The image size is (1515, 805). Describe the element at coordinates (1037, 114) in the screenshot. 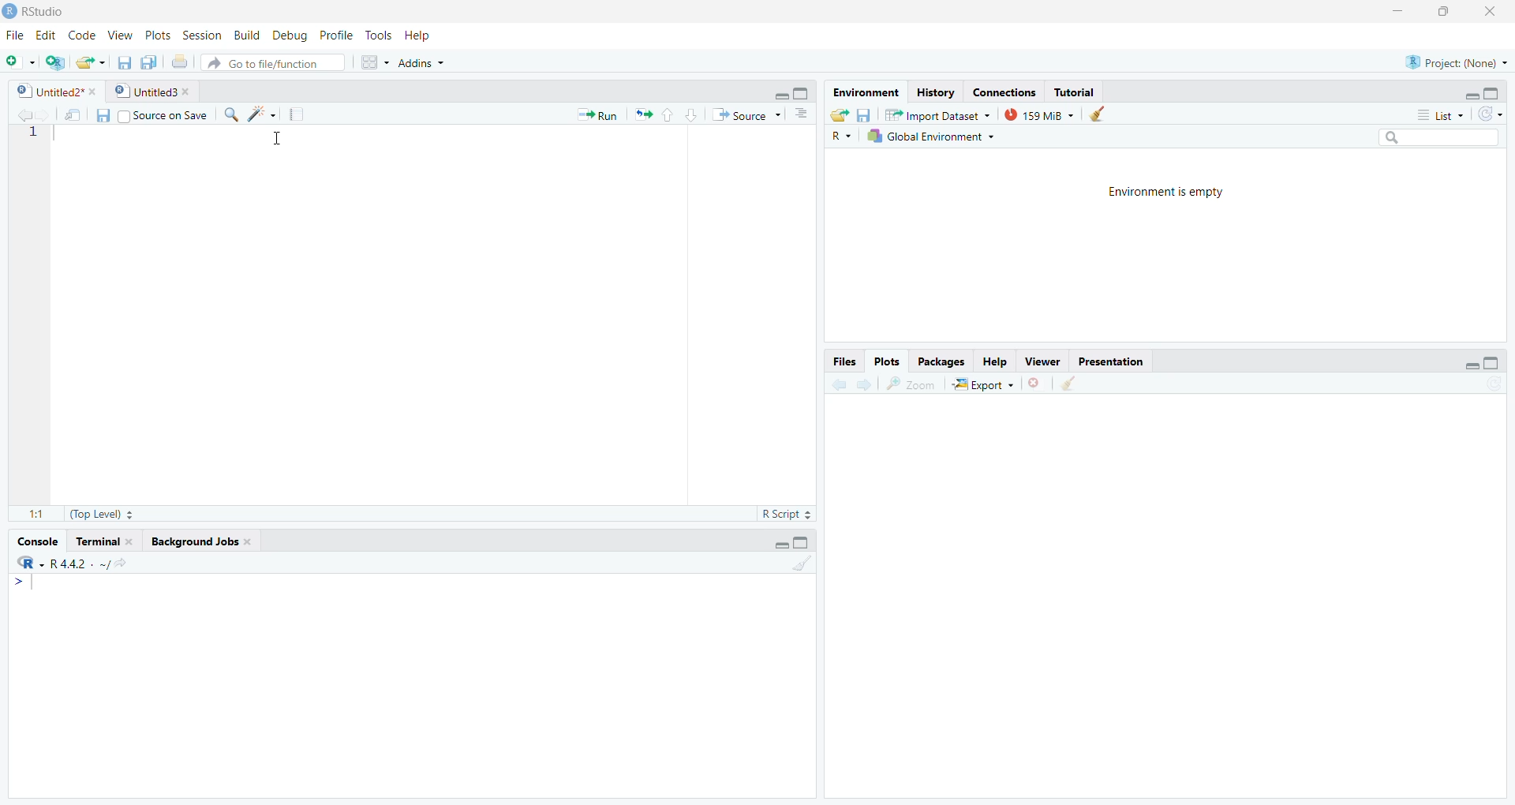

I see `159 MiB ` at that location.